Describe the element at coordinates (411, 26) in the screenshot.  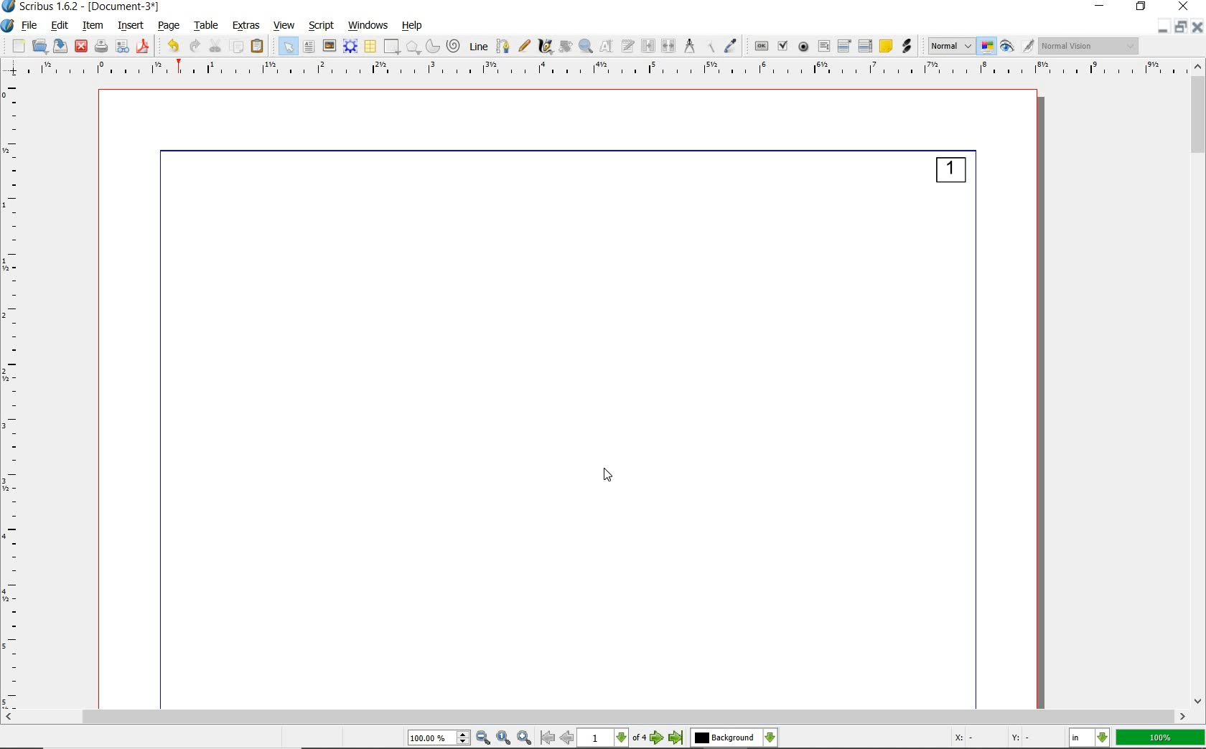
I see `help` at that location.